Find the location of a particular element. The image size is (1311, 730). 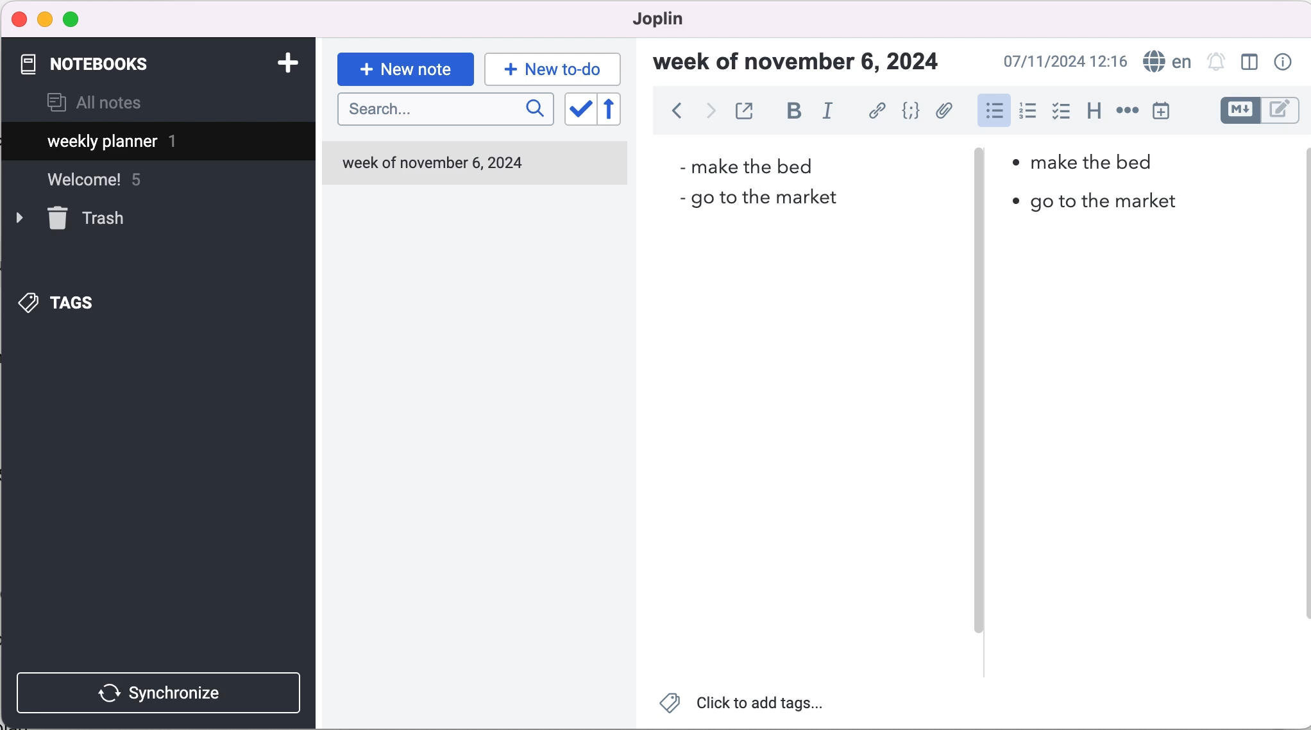

click to add tags is located at coordinates (751, 706).